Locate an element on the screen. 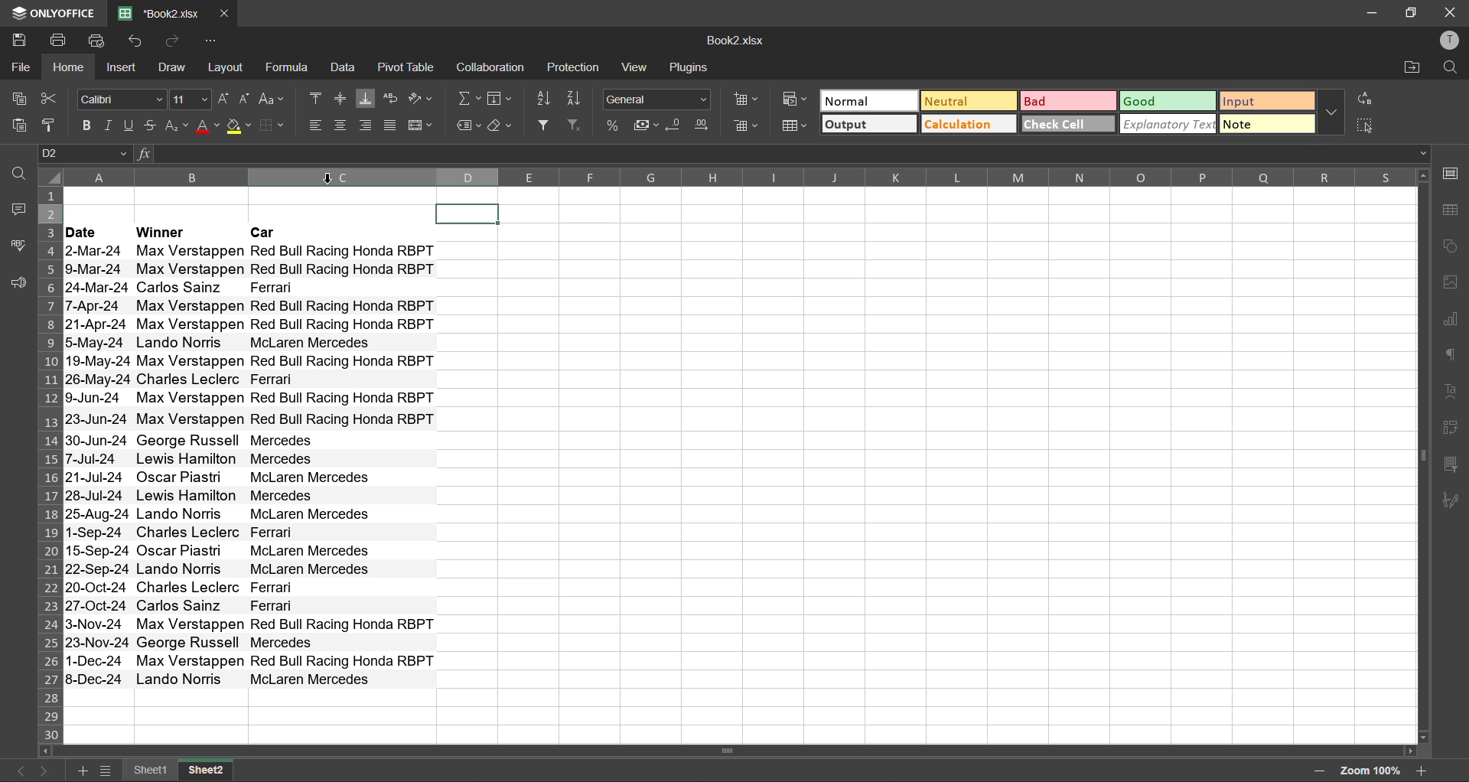 This screenshot has width=1469, height=782. zoom 100% is located at coordinates (1370, 771).